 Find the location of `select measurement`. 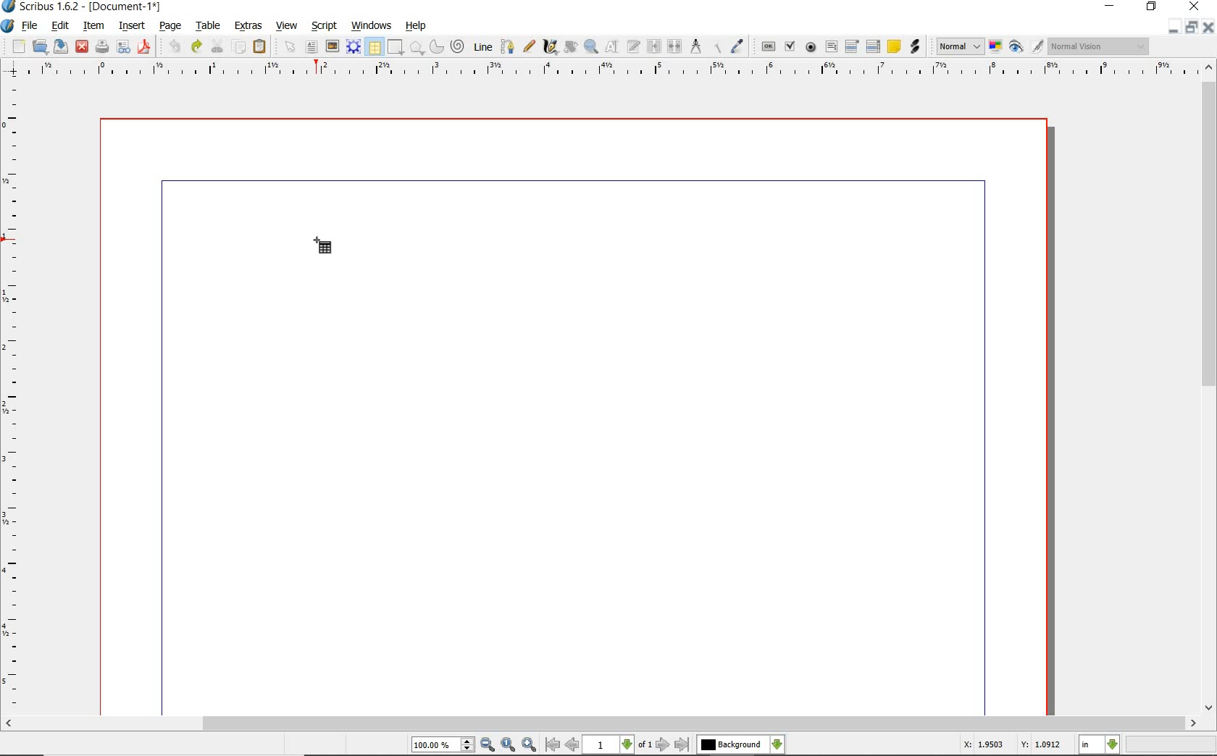

select measurement is located at coordinates (1100, 744).